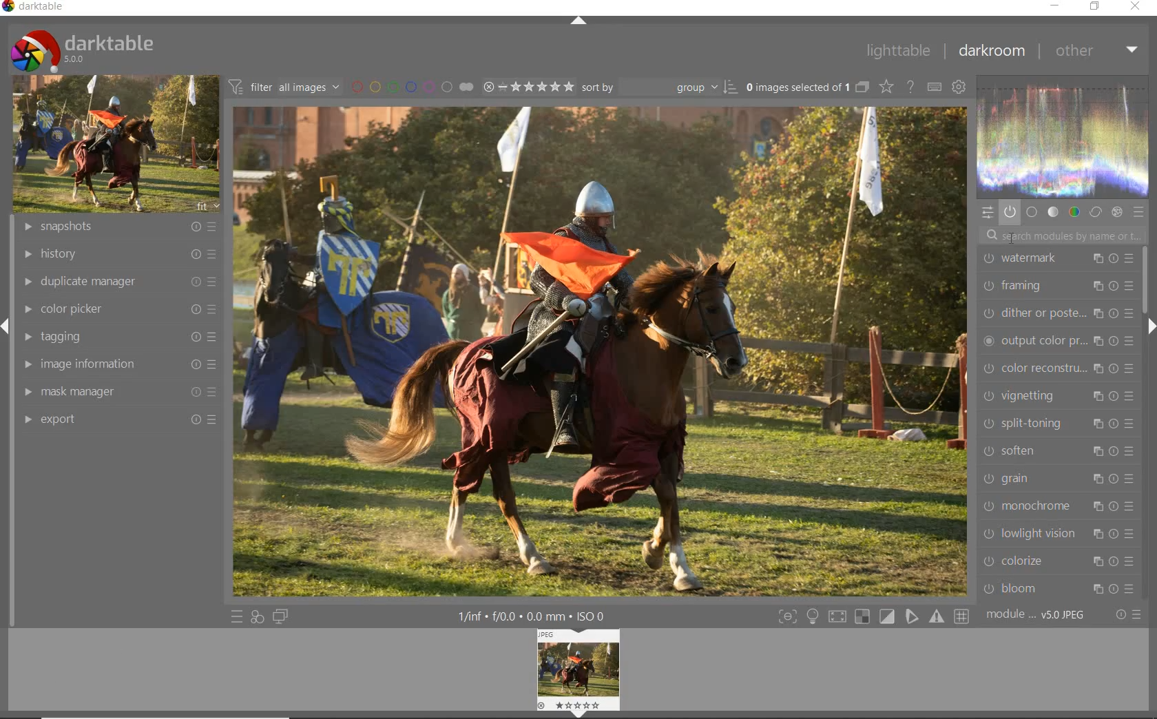 Image resolution: width=1157 pixels, height=719 pixels. What do you see at coordinates (118, 255) in the screenshot?
I see `history` at bounding box center [118, 255].